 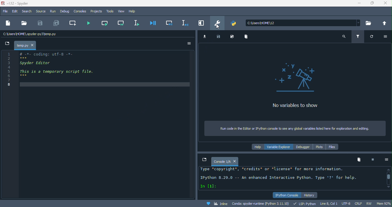 I want to click on run file, so click(x=91, y=23).